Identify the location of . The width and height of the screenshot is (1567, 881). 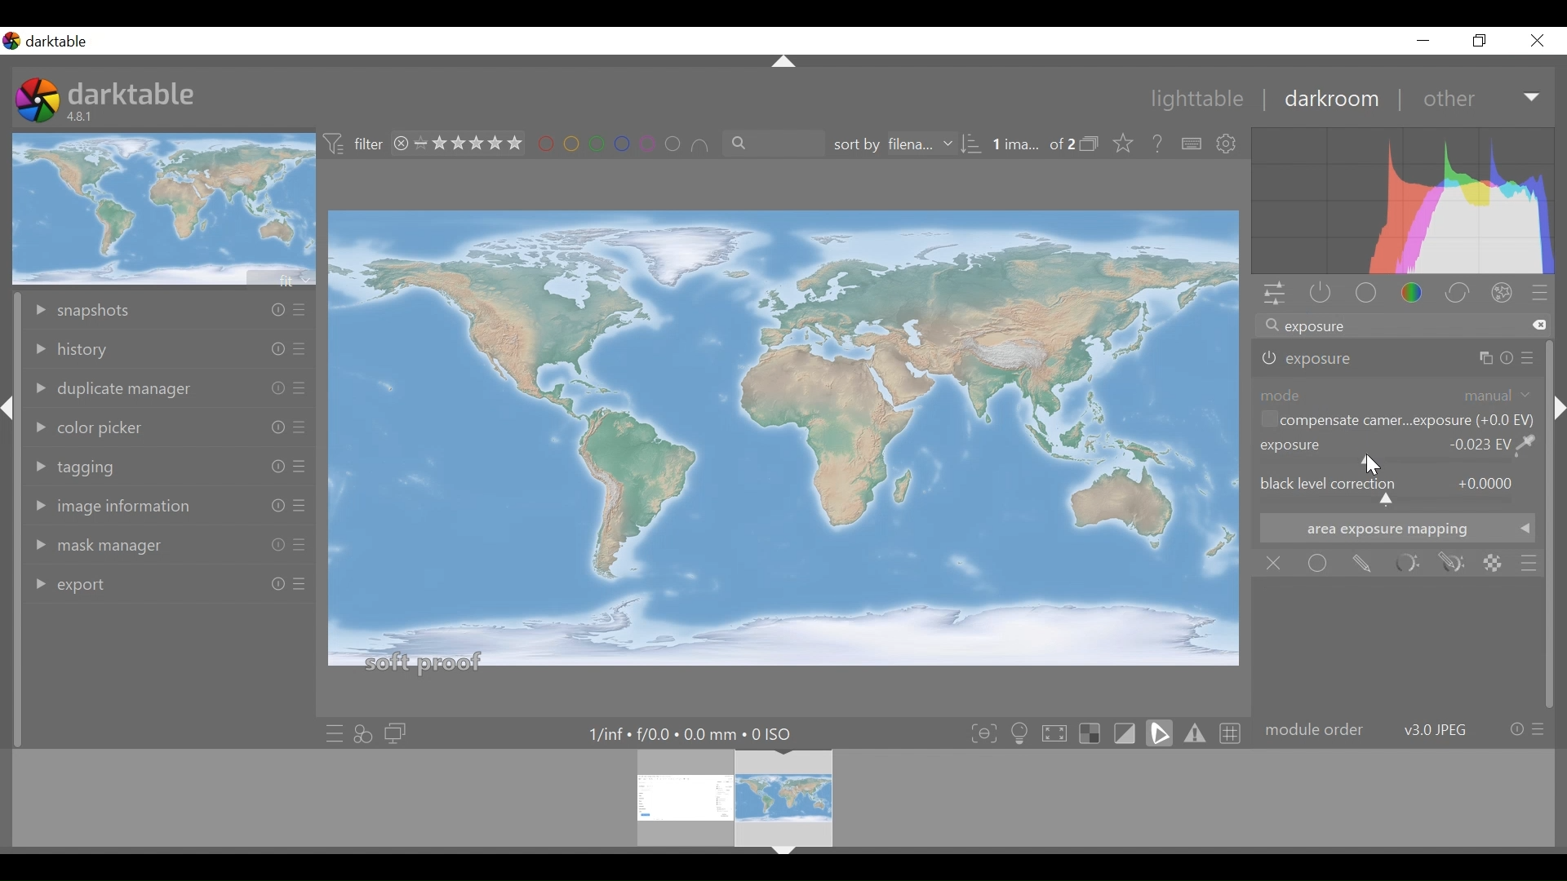
(273, 585).